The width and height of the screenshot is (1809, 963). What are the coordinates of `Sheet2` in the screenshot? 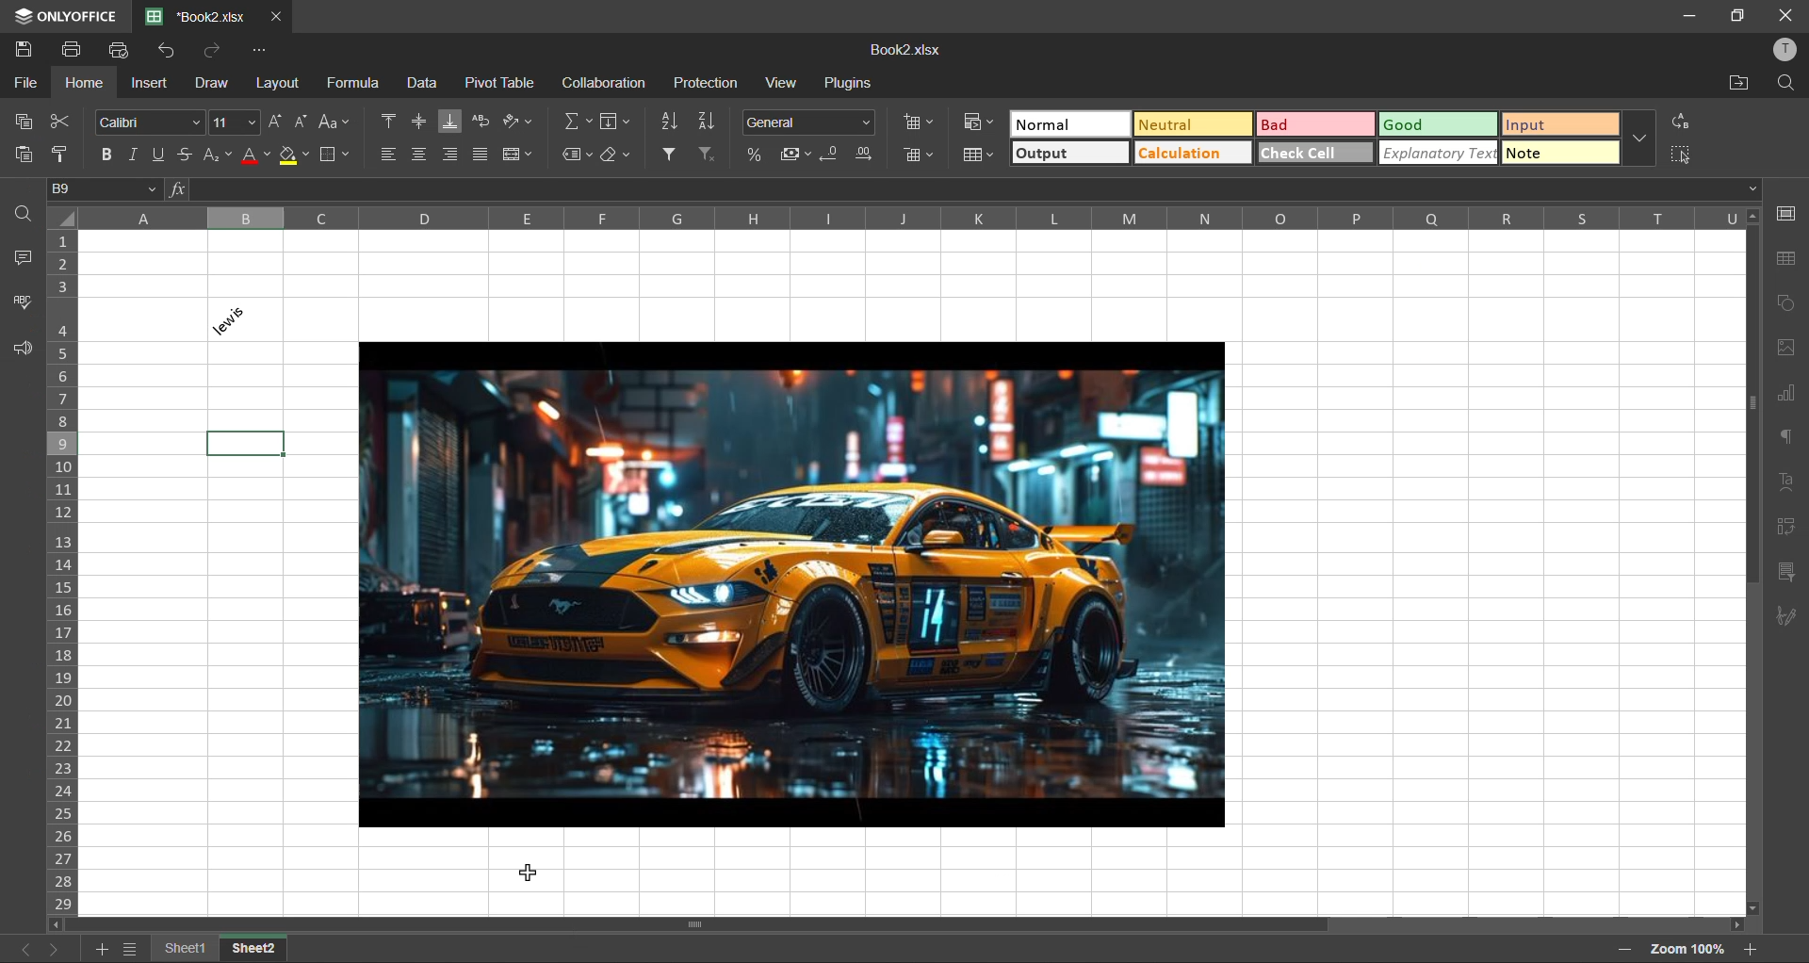 It's located at (264, 947).